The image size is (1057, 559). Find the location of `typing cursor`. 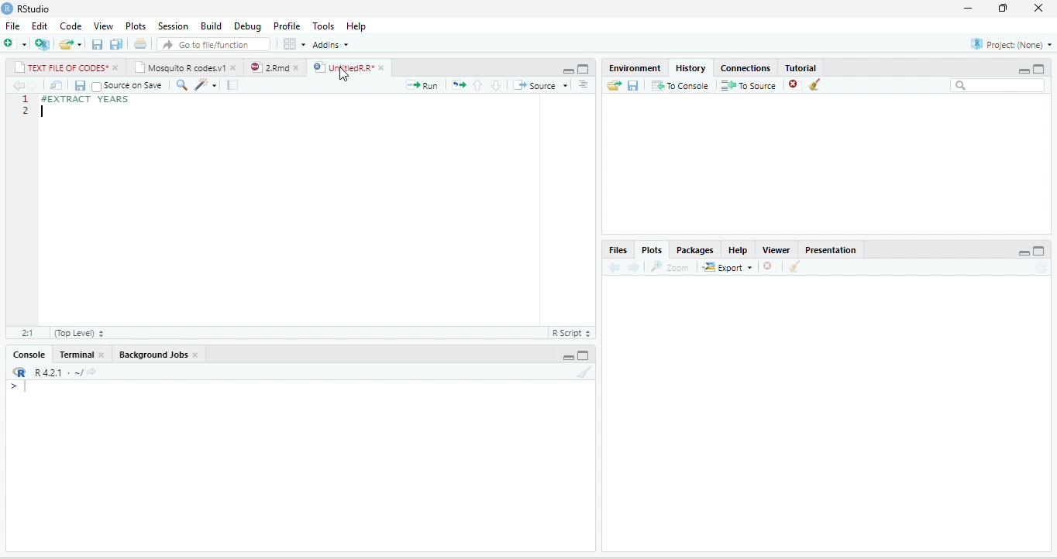

typing cursor is located at coordinates (45, 111).